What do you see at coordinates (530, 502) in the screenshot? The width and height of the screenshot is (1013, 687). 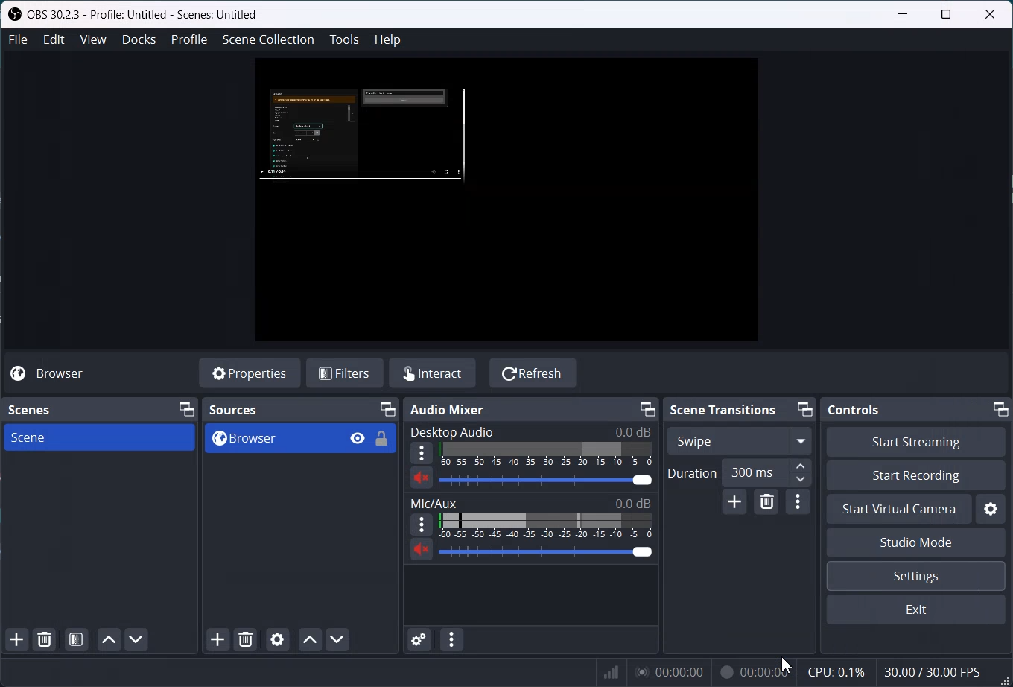 I see `Mic/Aux 0.0 dB` at bounding box center [530, 502].